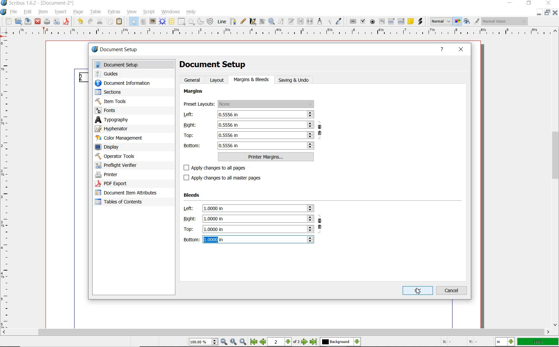 This screenshot has width=559, height=347. Describe the element at coordinates (249, 135) in the screenshot. I see `Top` at that location.